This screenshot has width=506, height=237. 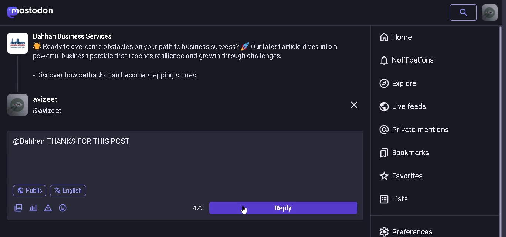 I want to click on emojis, so click(x=64, y=208).